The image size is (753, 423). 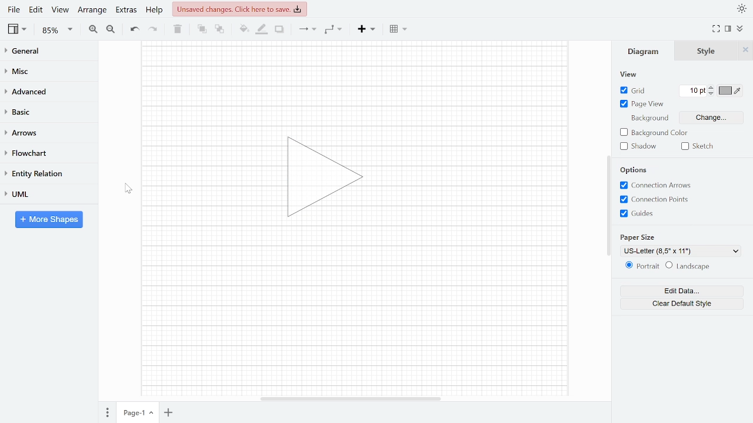 I want to click on Connection, so click(x=307, y=29).